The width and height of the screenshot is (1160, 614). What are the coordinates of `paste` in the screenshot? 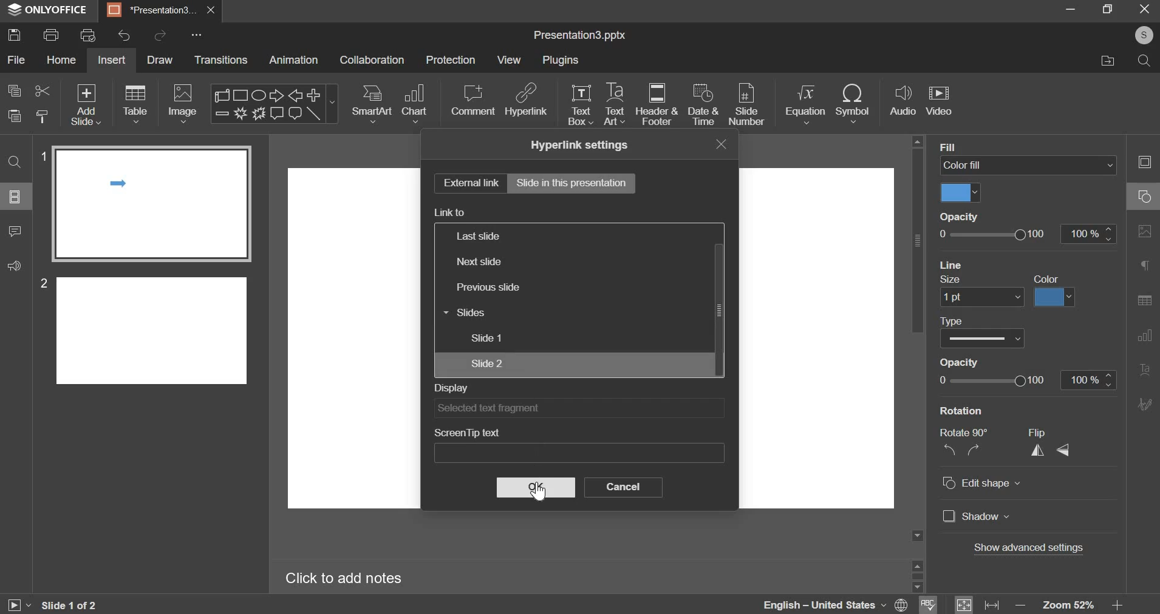 It's located at (14, 116).